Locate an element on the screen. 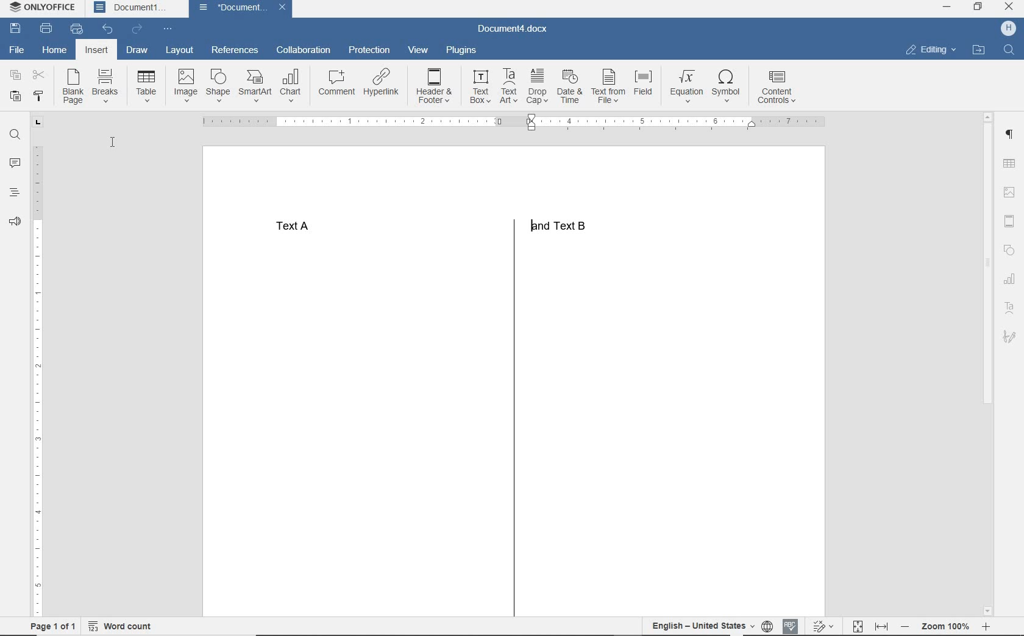 The height and width of the screenshot is (636, 1024). RULER is located at coordinates (40, 381).